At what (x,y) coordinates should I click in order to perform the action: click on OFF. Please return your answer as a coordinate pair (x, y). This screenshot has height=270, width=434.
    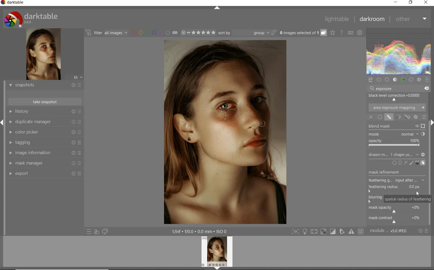
    Looking at the image, I should click on (371, 117).